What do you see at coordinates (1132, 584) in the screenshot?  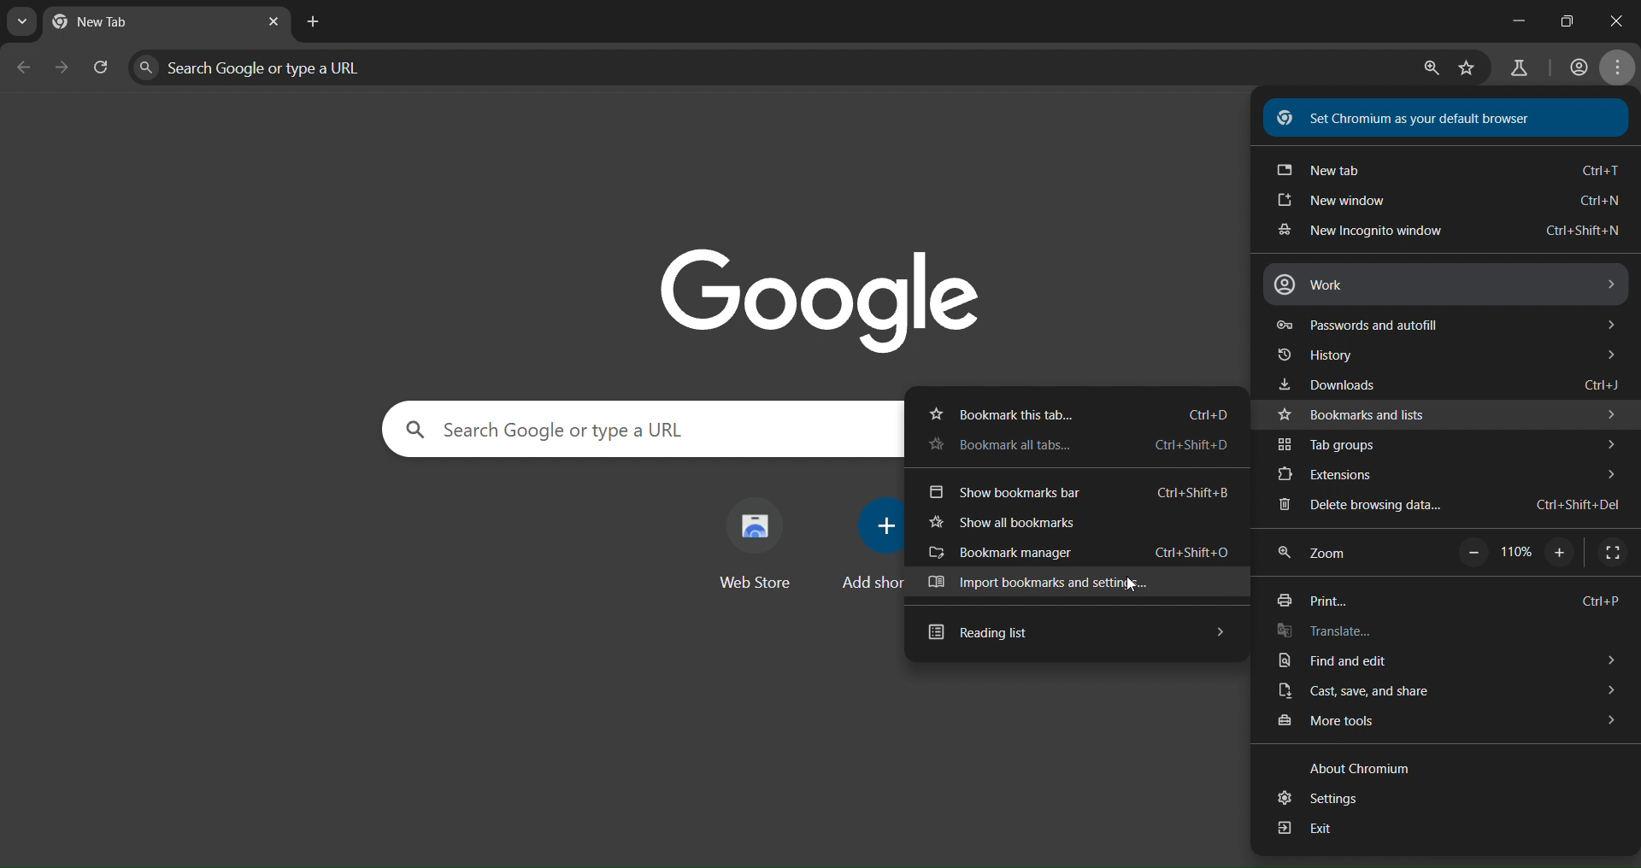 I see `Cursor` at bounding box center [1132, 584].